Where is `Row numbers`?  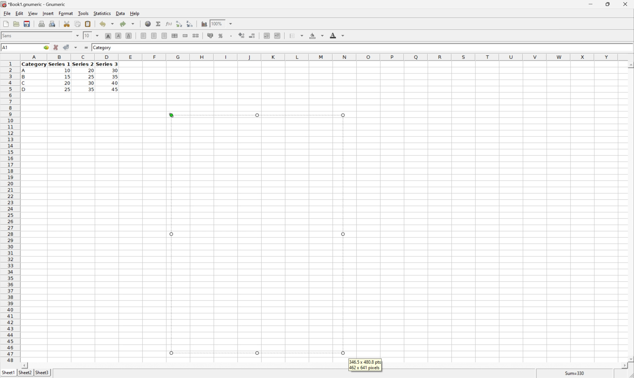 Row numbers is located at coordinates (9, 211).